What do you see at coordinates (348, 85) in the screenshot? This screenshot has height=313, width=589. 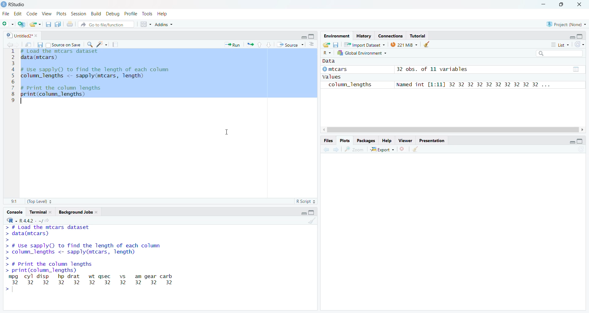 I see `column_lengths` at bounding box center [348, 85].